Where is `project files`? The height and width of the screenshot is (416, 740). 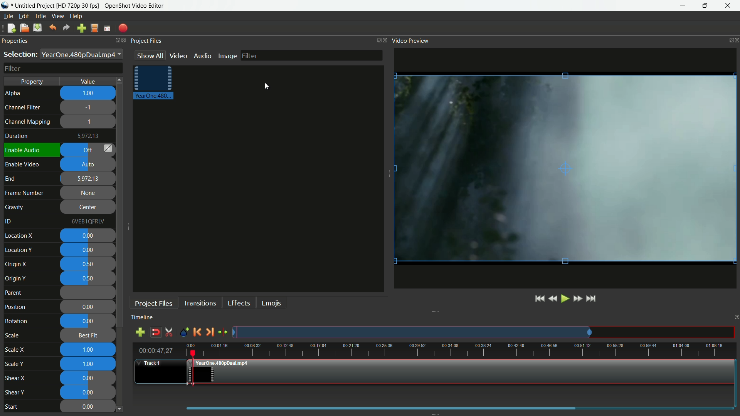
project files is located at coordinates (153, 303).